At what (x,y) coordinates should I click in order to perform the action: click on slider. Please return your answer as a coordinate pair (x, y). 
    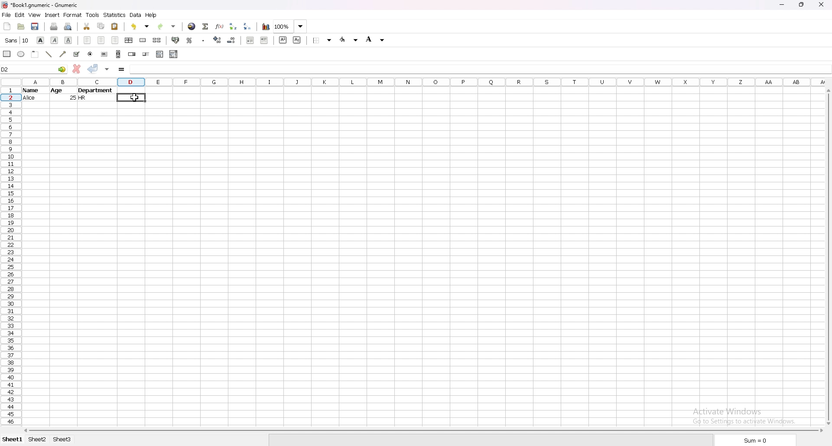
    Looking at the image, I should click on (146, 55).